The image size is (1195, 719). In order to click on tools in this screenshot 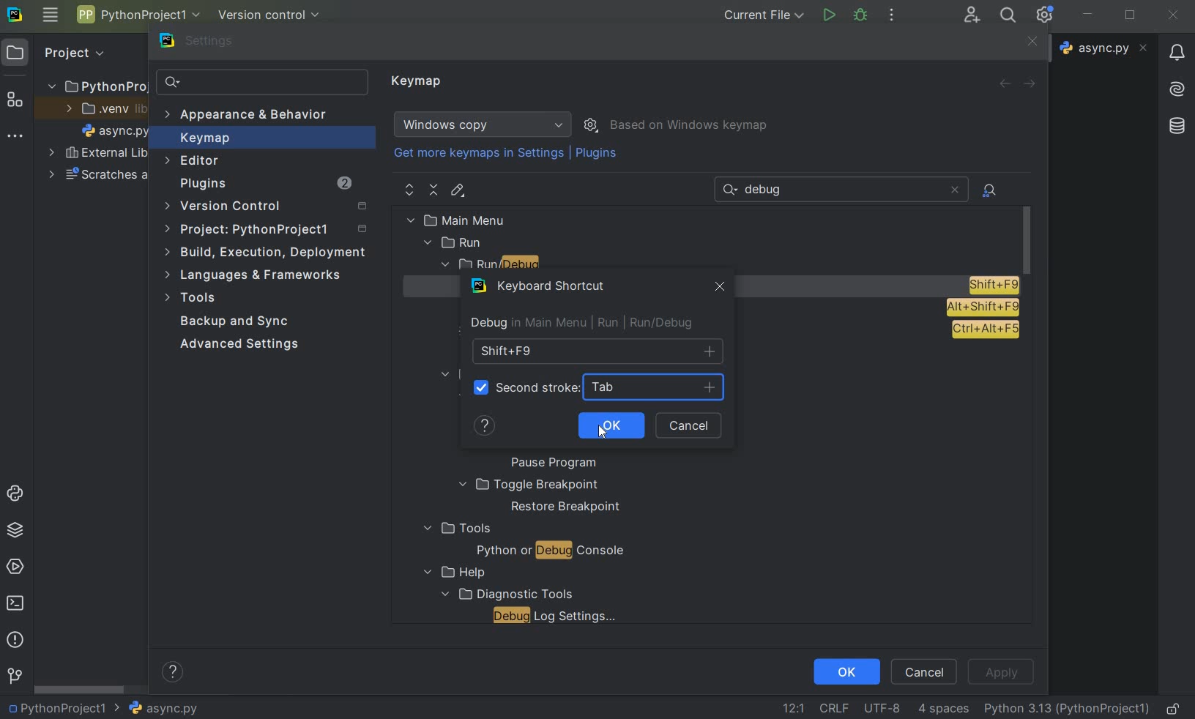, I will do `click(193, 299)`.